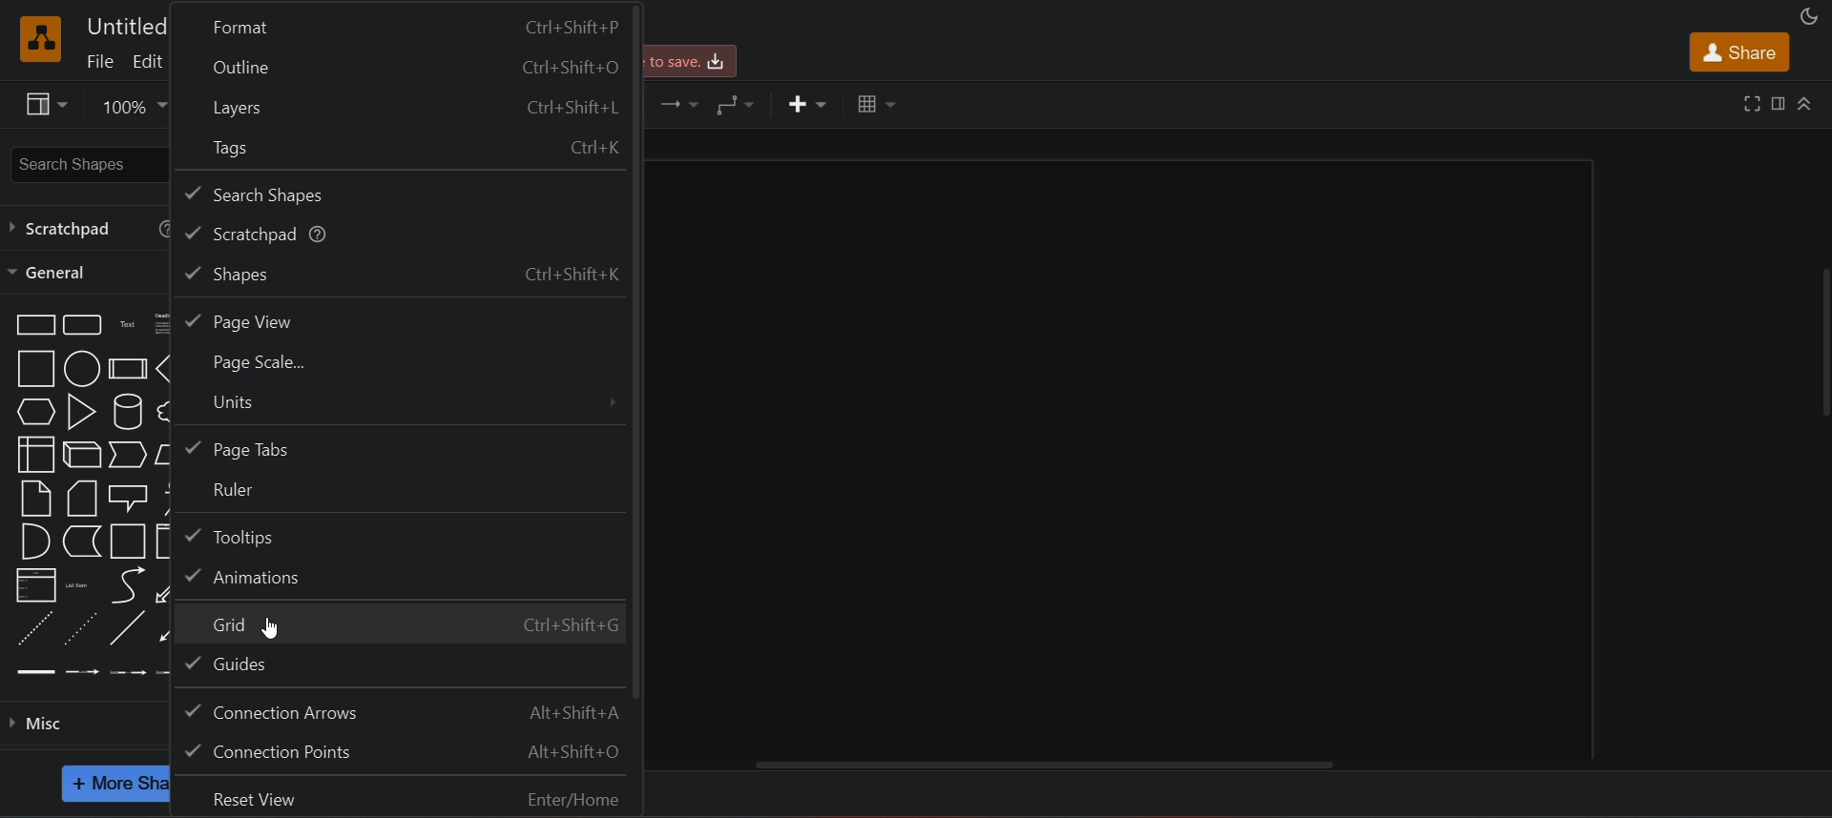  What do you see at coordinates (405, 152) in the screenshot?
I see `tags` at bounding box center [405, 152].